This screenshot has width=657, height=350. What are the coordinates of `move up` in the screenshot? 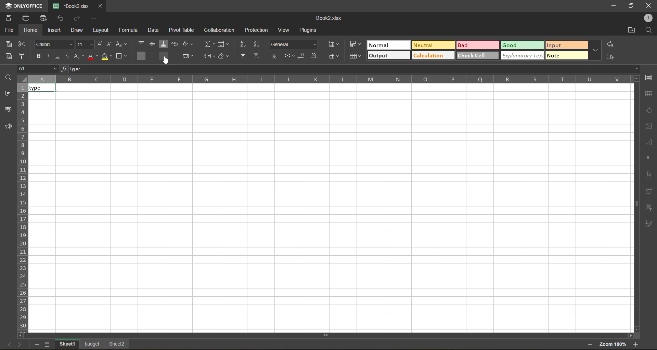 It's located at (636, 80).